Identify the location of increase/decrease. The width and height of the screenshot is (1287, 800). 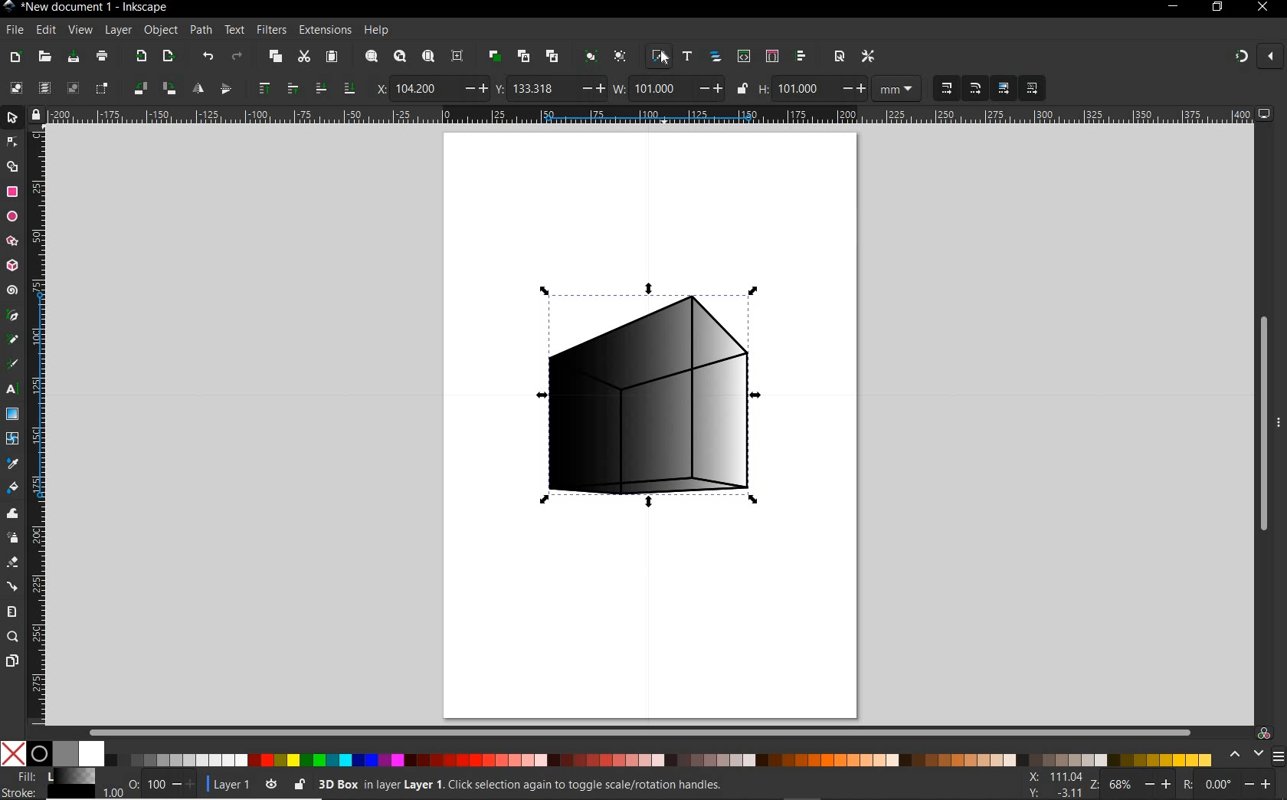
(1262, 785).